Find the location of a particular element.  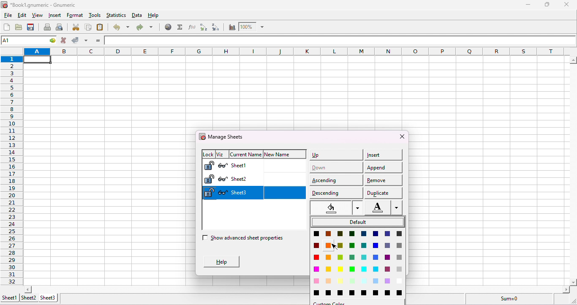

hyperlink is located at coordinates (167, 27).